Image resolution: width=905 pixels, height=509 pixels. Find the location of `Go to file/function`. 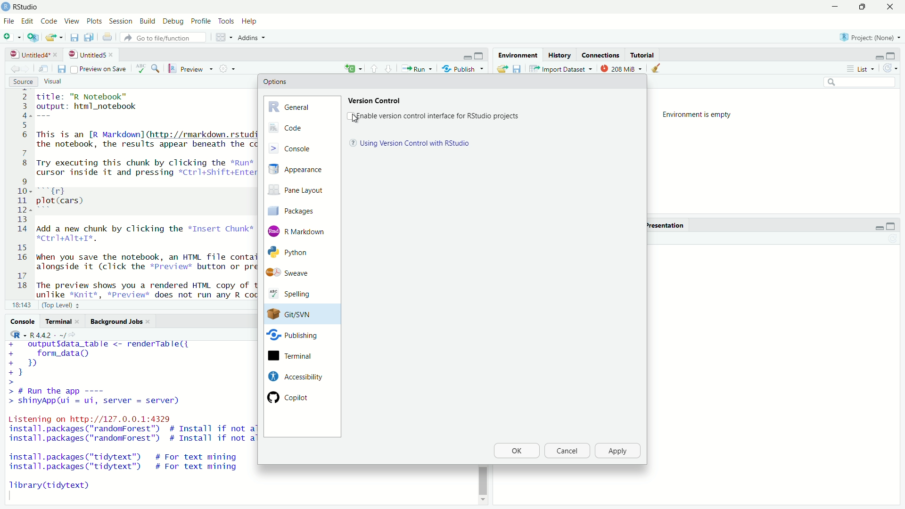

Go to file/function is located at coordinates (165, 38).